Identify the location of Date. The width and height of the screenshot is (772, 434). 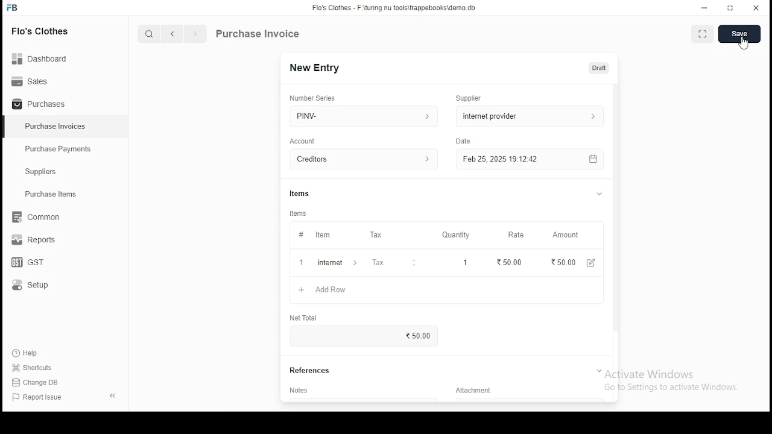
(464, 142).